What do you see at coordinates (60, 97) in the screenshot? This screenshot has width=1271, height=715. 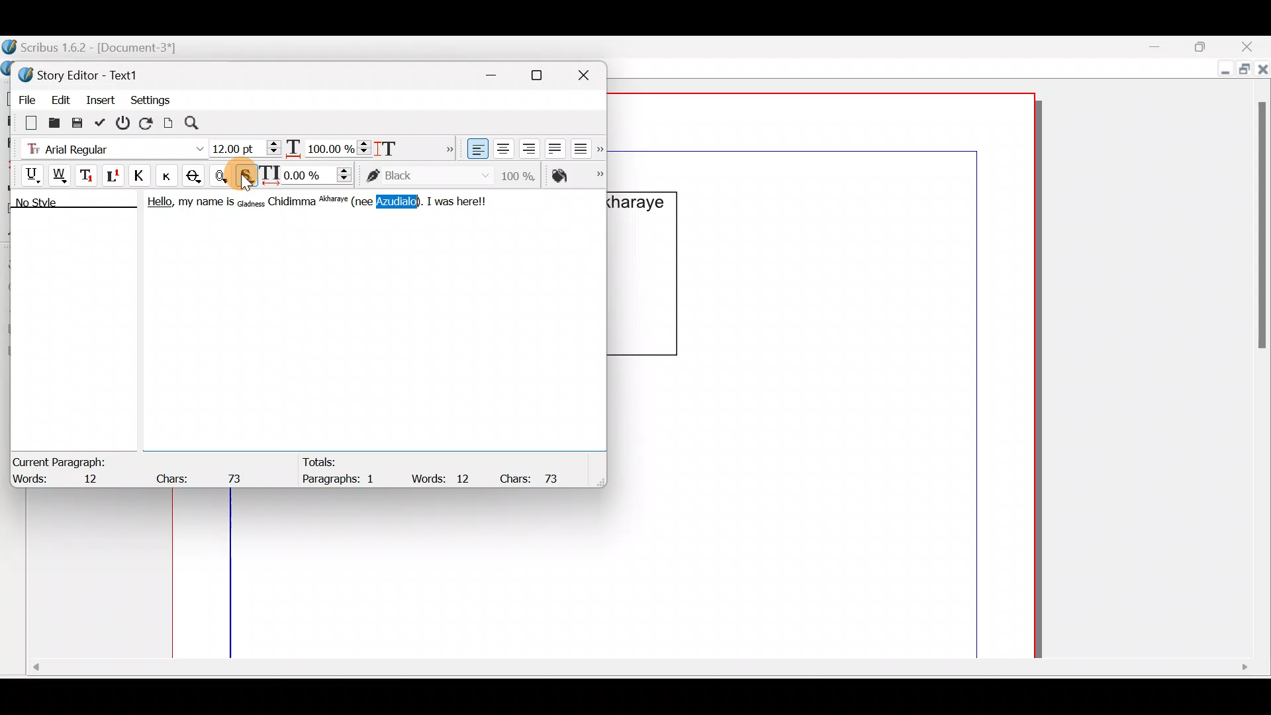 I see `Edit ` at bounding box center [60, 97].